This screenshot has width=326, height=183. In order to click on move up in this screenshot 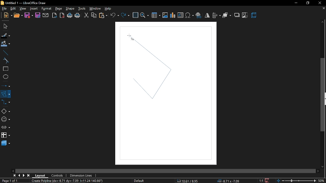, I will do `click(323, 22)`.